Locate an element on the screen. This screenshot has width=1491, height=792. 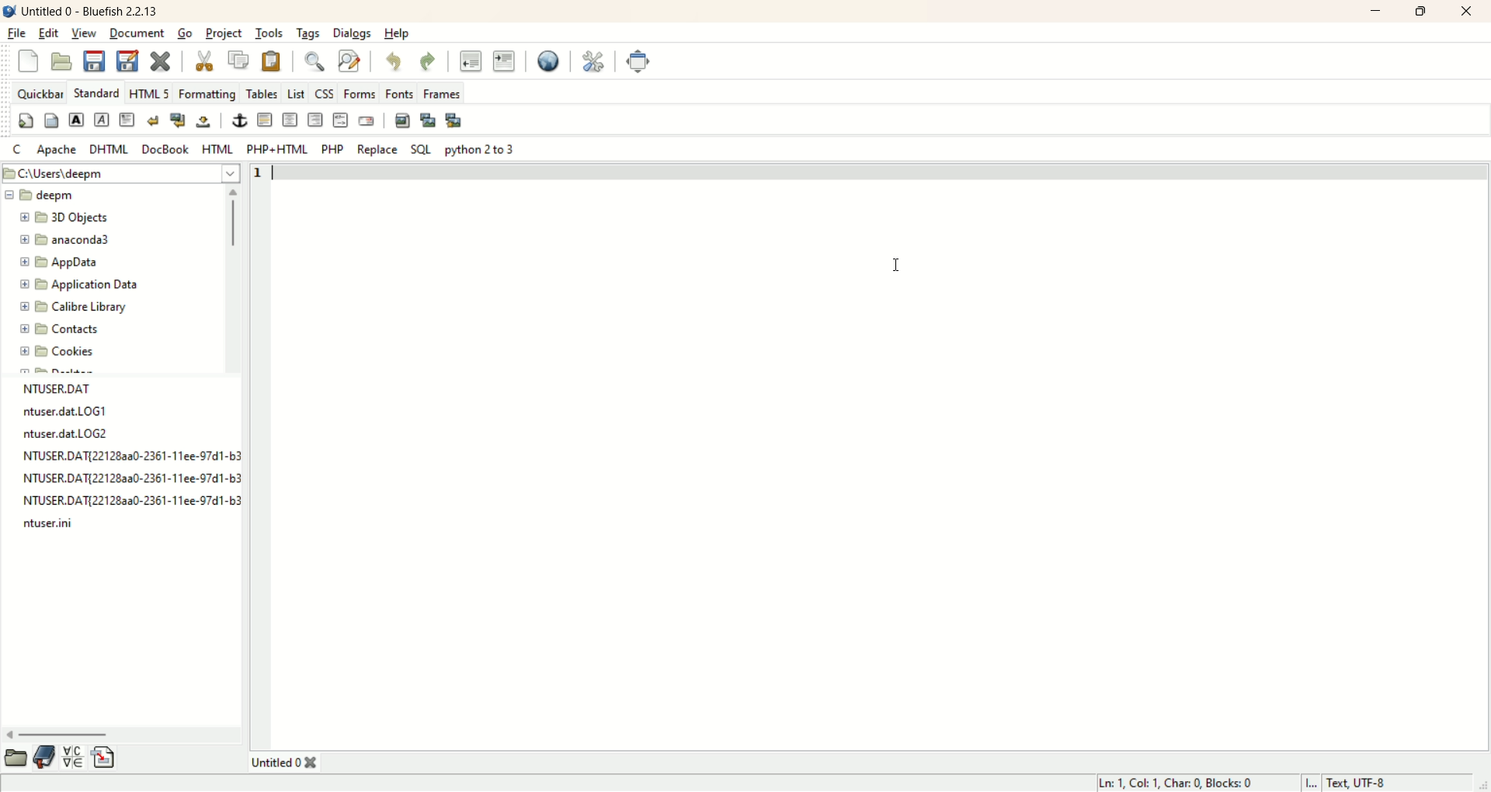
tables is located at coordinates (261, 96).